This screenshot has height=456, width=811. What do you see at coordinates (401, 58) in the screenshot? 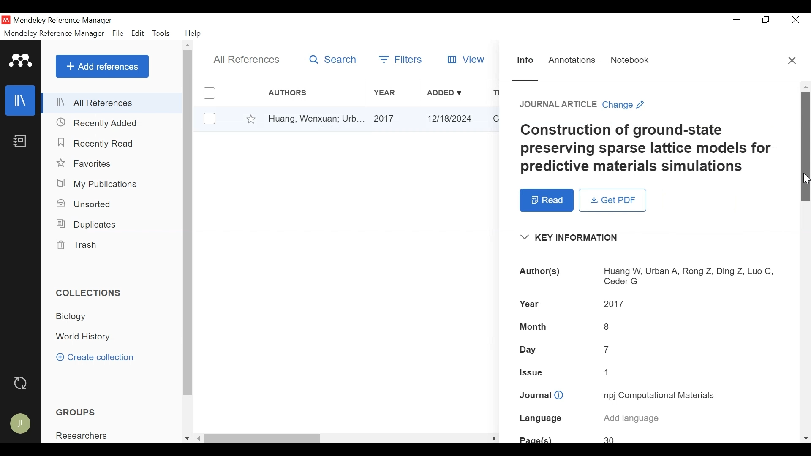
I see `Filters` at bounding box center [401, 58].